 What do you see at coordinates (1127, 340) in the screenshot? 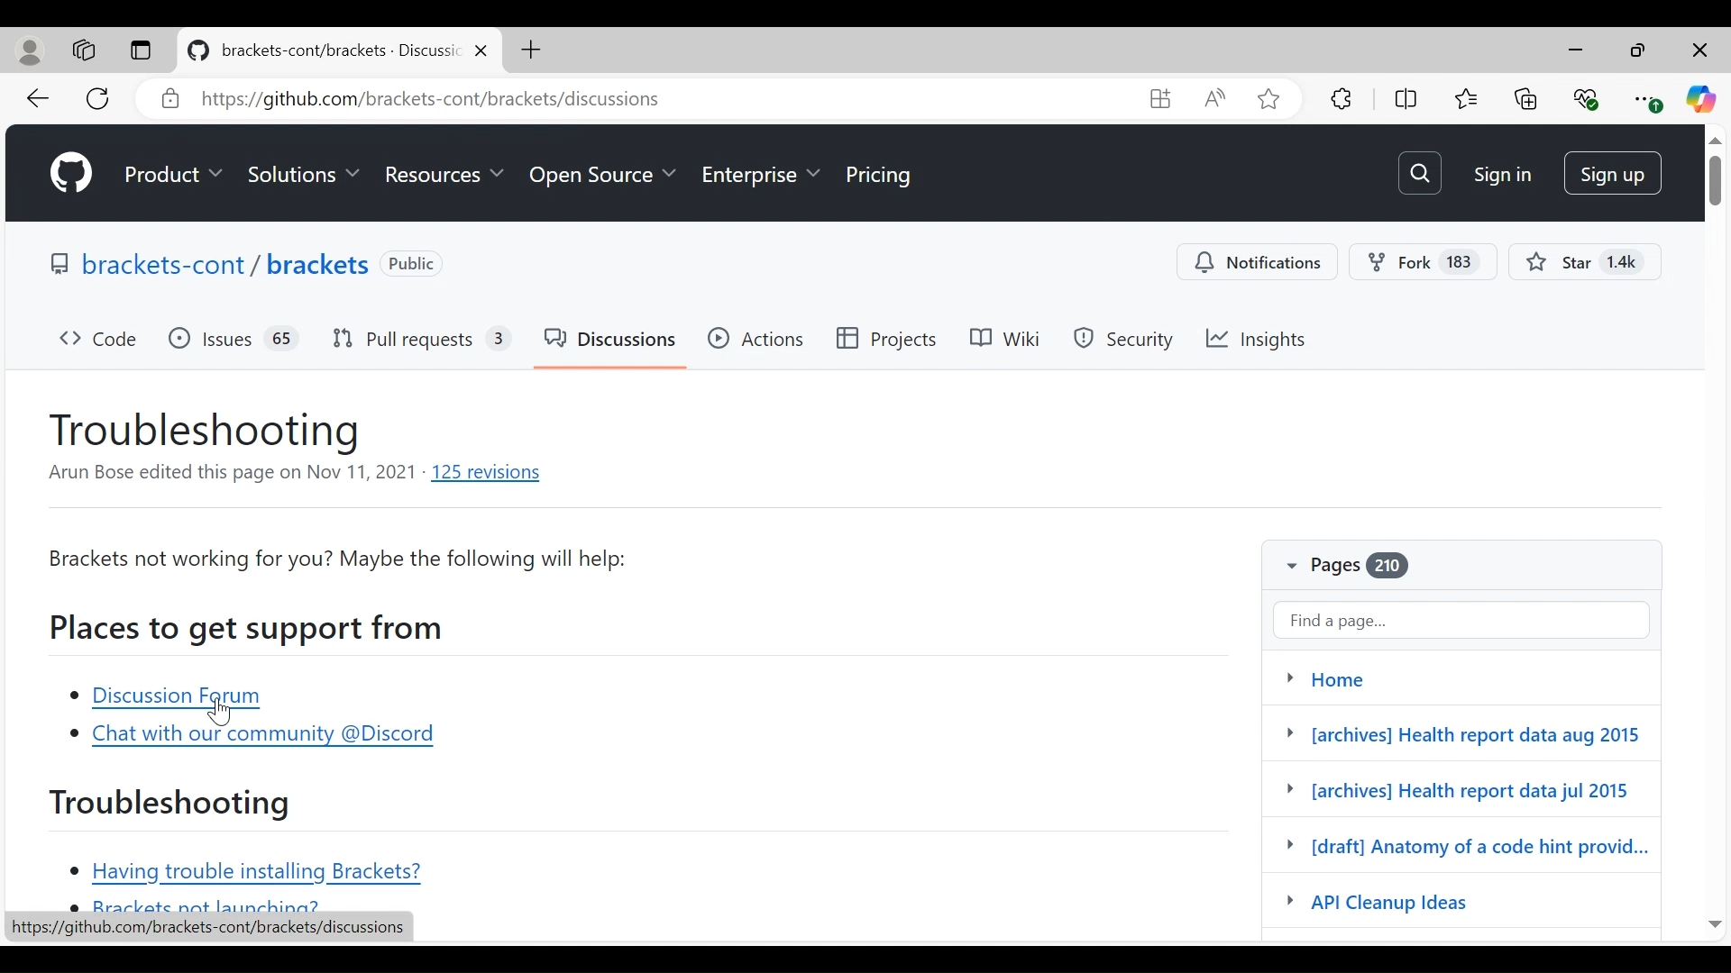
I see `Security` at bounding box center [1127, 340].